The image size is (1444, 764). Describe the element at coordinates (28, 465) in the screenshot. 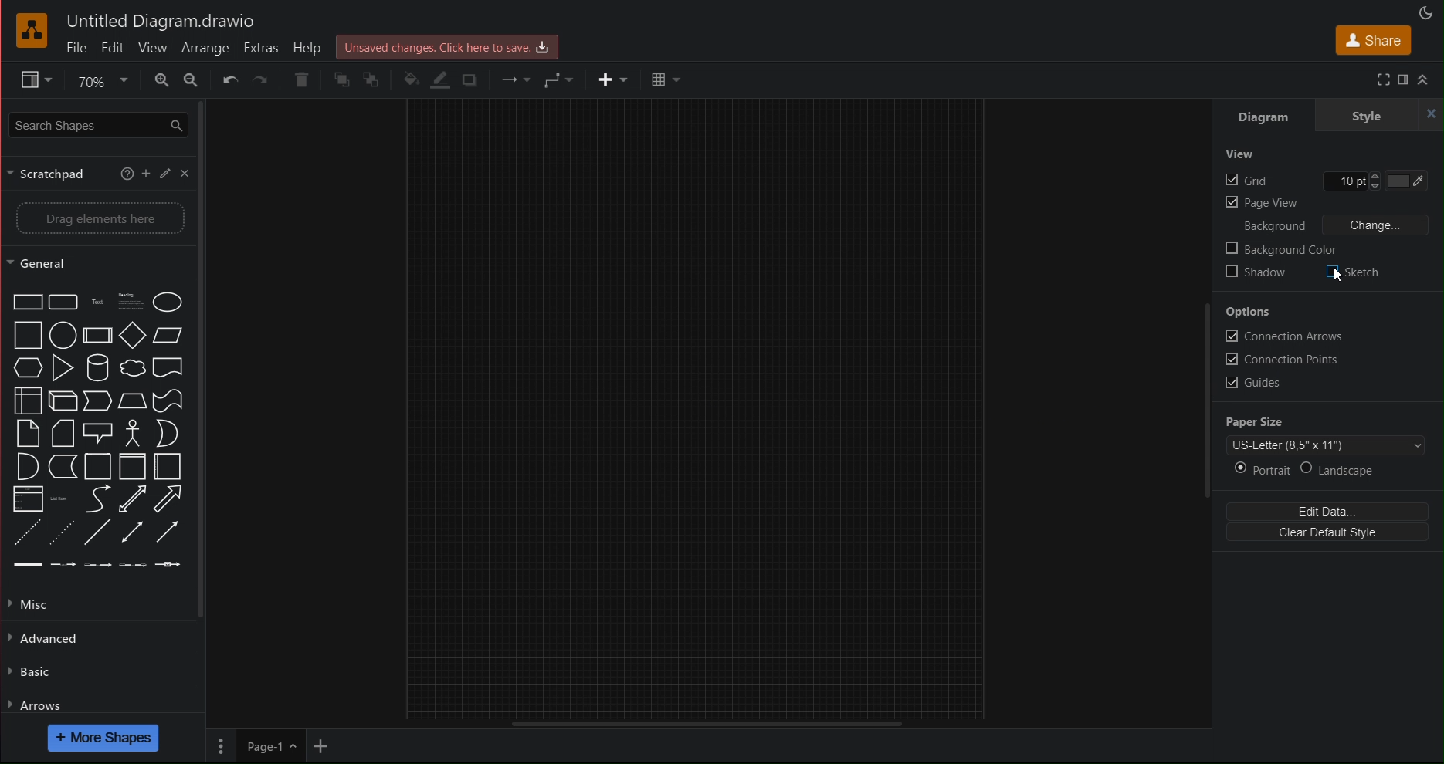

I see `and` at that location.